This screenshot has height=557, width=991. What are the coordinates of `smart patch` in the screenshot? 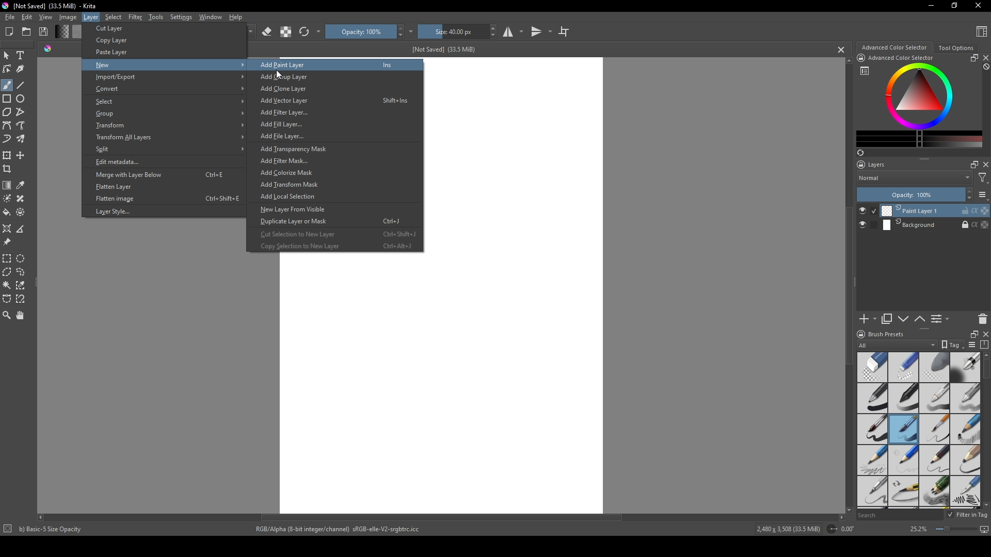 It's located at (22, 199).